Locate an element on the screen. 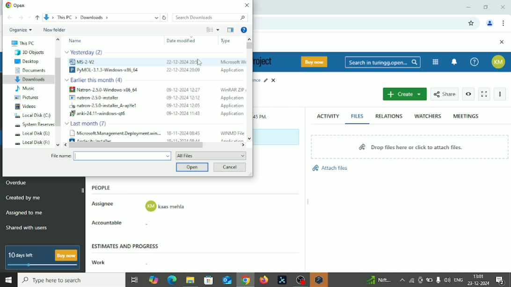  Open is located at coordinates (193, 167).